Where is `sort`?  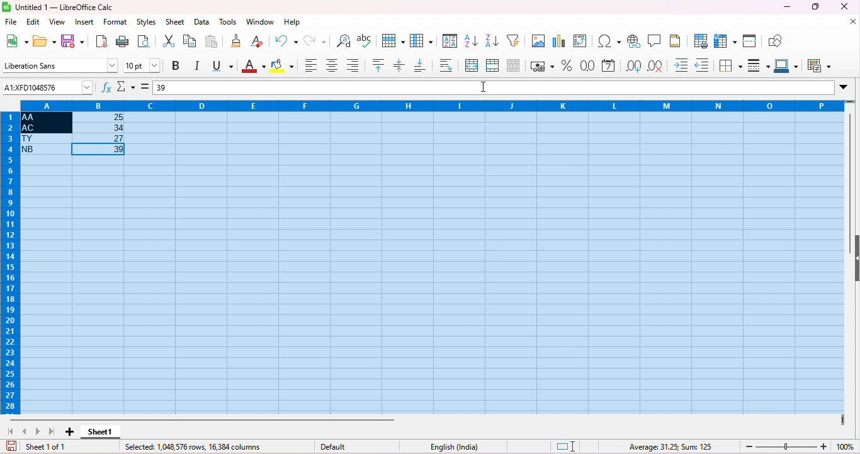
sort is located at coordinates (450, 41).